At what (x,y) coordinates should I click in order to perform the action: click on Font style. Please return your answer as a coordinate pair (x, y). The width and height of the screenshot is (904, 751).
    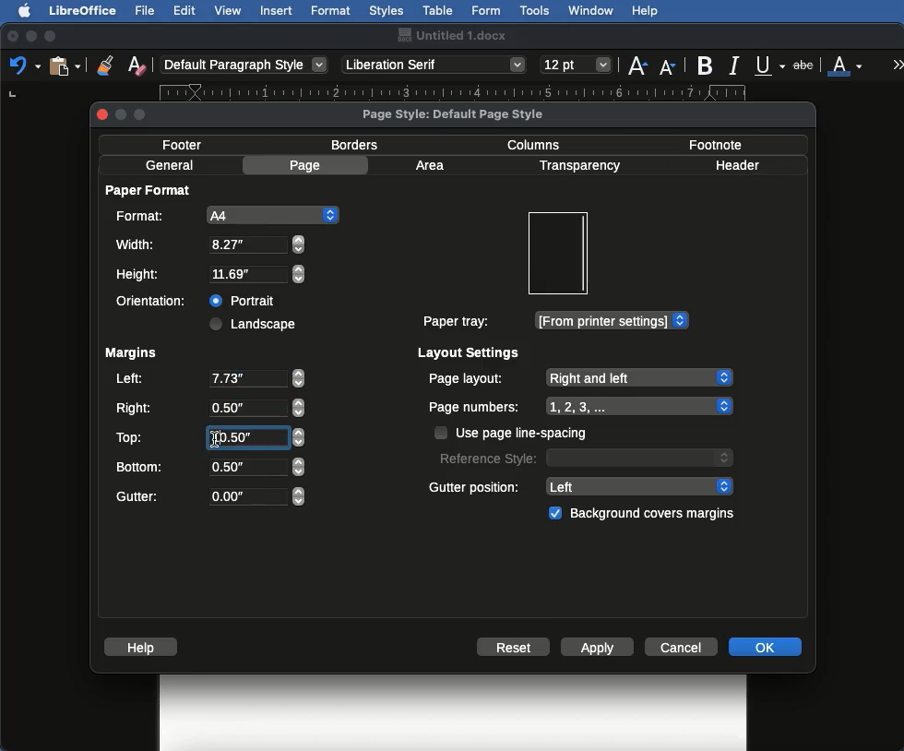
    Looking at the image, I should click on (435, 65).